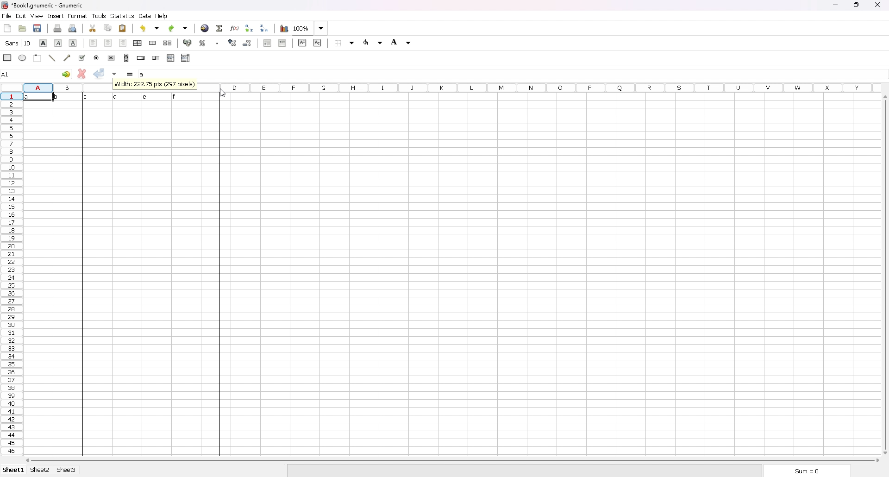 This screenshot has width=889, height=477. Describe the element at coordinates (282, 43) in the screenshot. I see `increase indent` at that location.